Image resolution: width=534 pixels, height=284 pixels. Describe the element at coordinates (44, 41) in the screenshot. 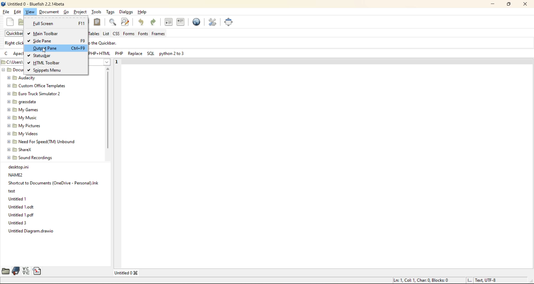

I see `side pane` at that location.